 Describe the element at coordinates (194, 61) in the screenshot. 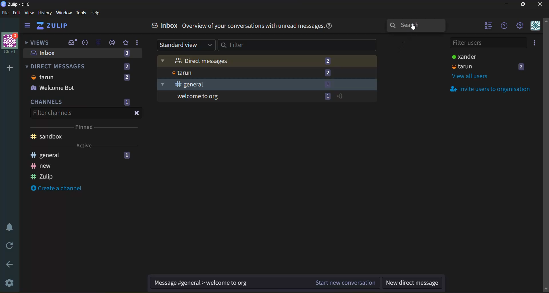

I see `Direct messages` at that location.